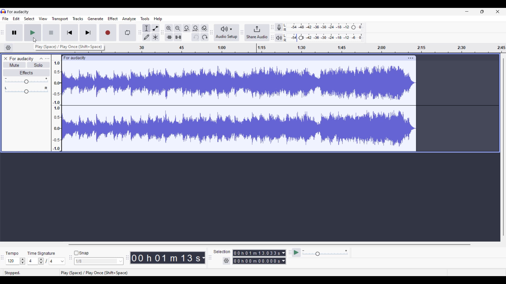 The height and width of the screenshot is (284, 506). What do you see at coordinates (503, 147) in the screenshot?
I see `Vertical slide bar` at bounding box center [503, 147].